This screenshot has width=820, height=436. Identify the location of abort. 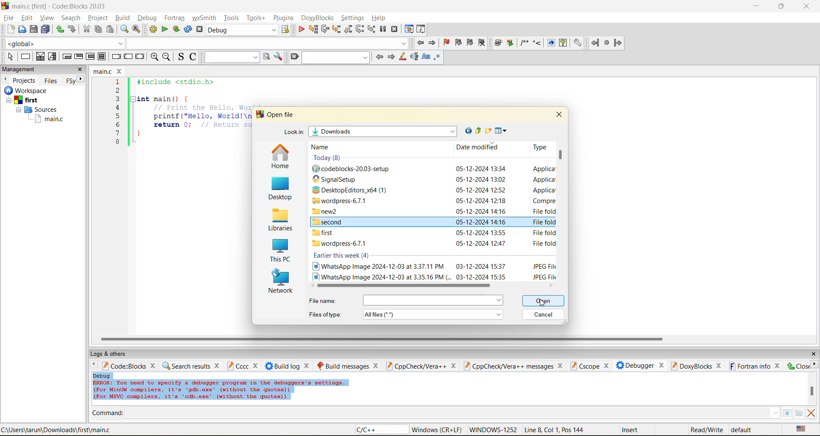
(199, 29).